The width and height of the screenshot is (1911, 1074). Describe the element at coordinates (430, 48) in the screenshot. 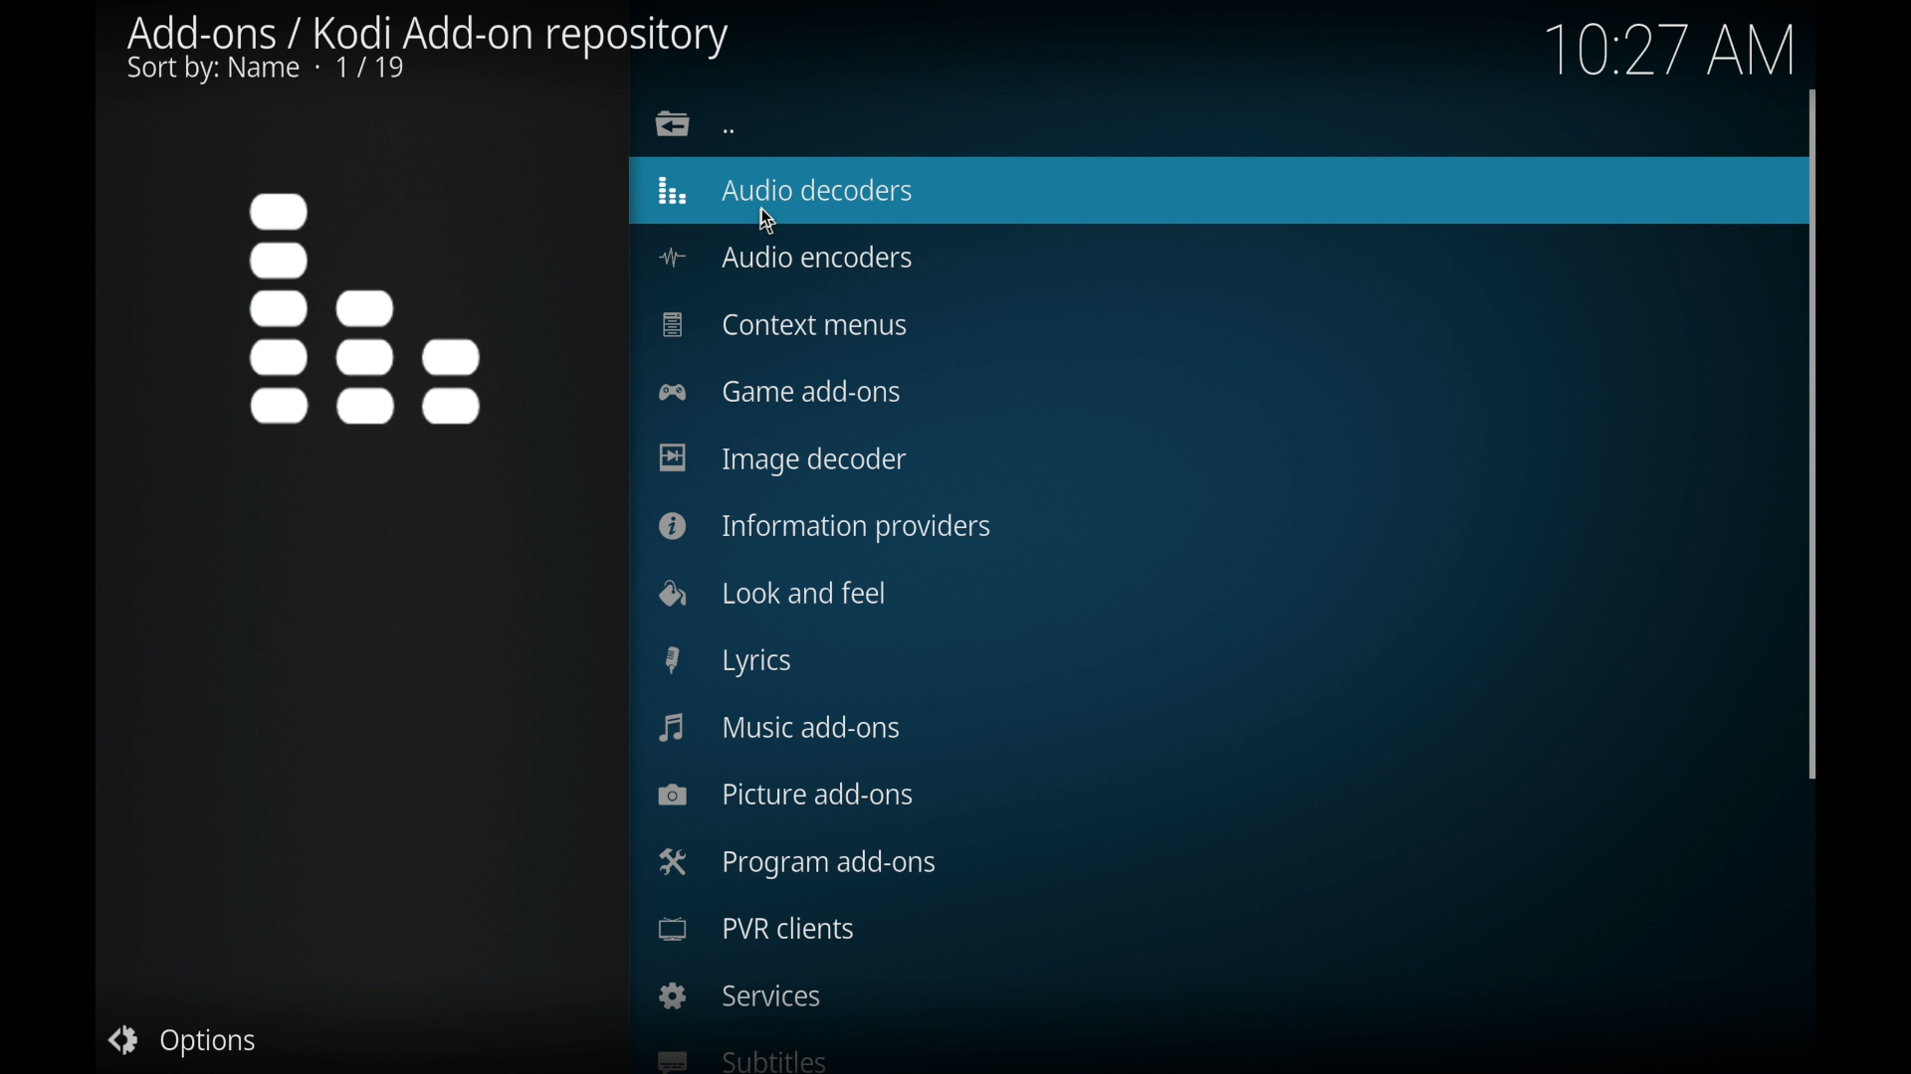

I see `add-ons/ kodi add-on repository` at that location.